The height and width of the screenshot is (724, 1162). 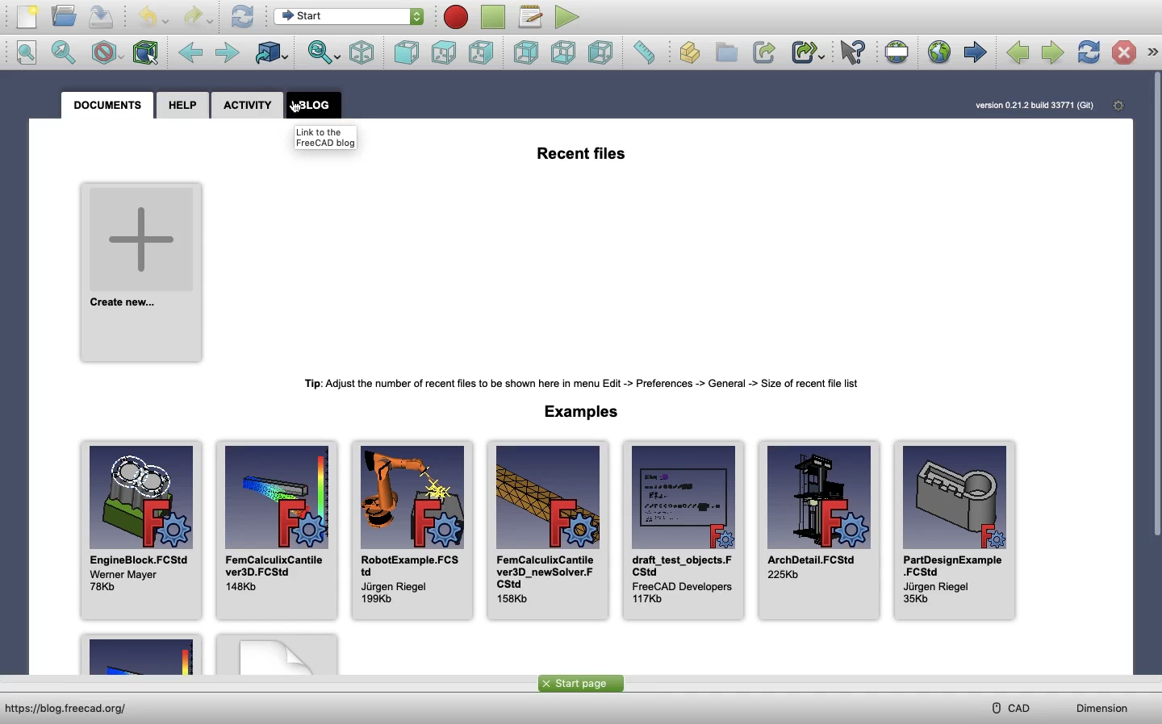 I want to click on Draft_text_object, so click(x=684, y=529).